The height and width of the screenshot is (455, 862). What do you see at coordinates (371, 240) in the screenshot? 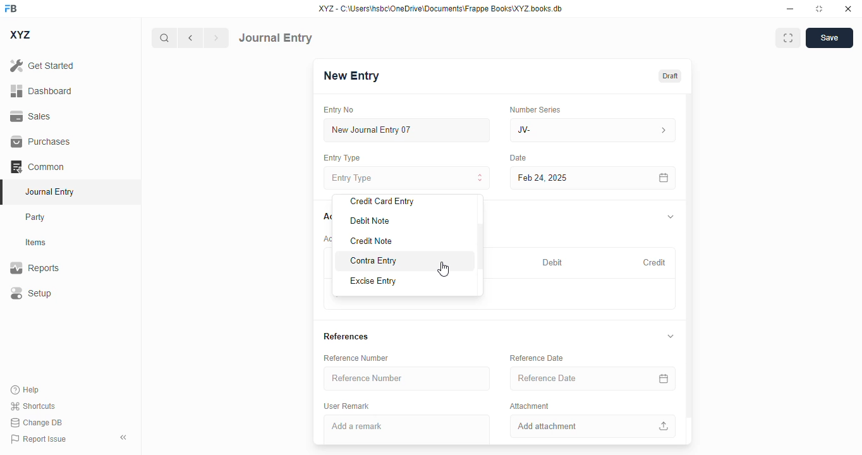
I see `credit note` at bounding box center [371, 240].